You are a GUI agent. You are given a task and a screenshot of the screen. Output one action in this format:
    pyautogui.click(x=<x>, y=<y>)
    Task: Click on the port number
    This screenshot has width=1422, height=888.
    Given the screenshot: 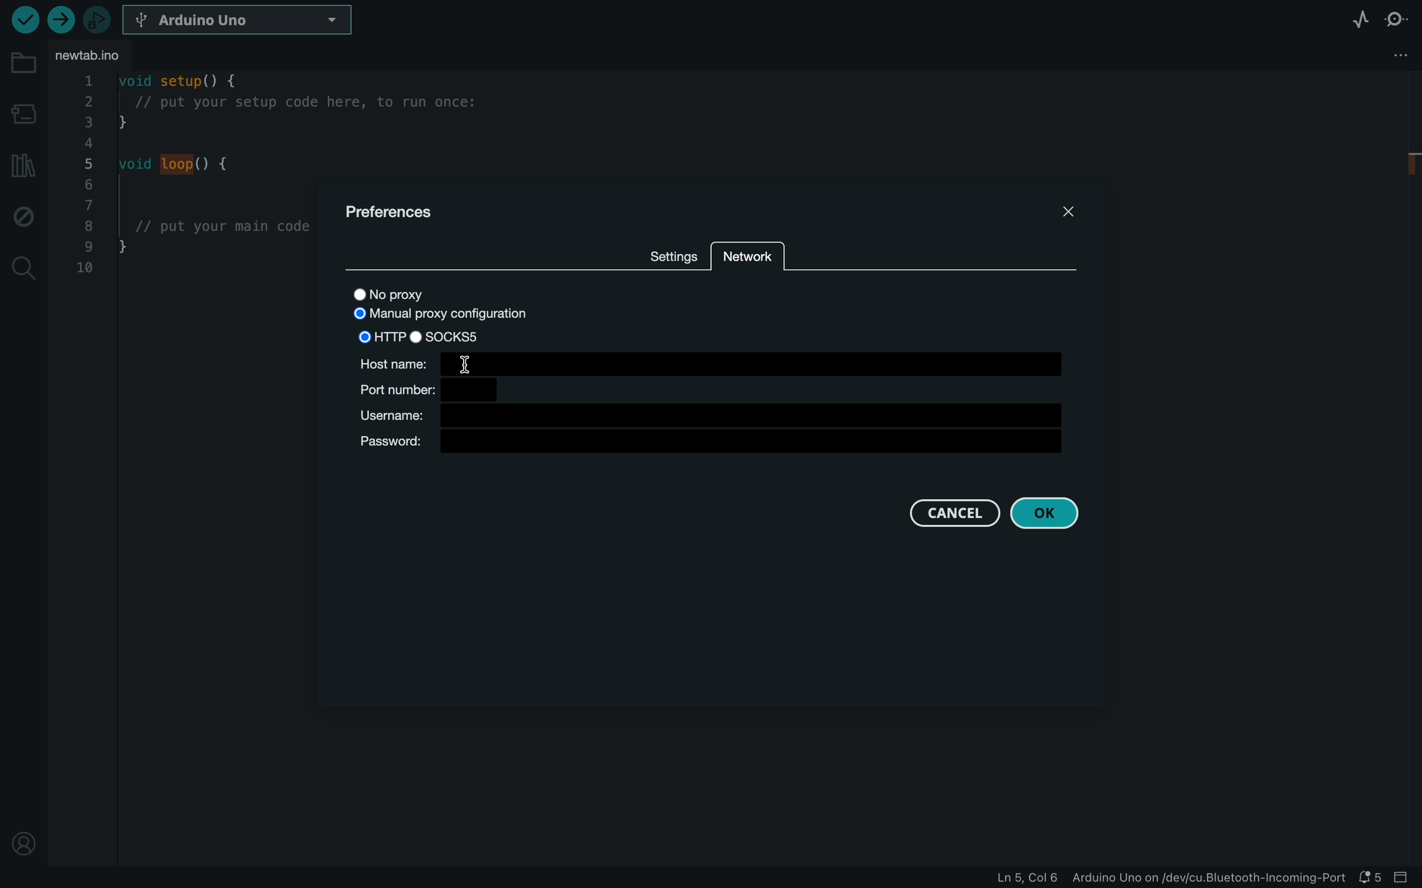 What is the action you would take?
    pyautogui.click(x=447, y=389)
    